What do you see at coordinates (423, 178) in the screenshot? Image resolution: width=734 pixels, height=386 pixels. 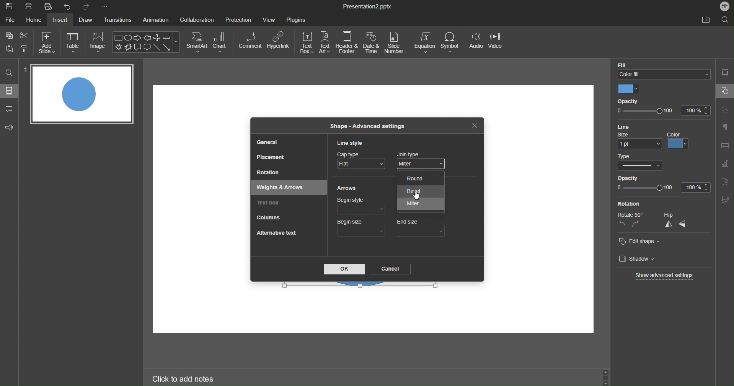 I see `Round` at bounding box center [423, 178].